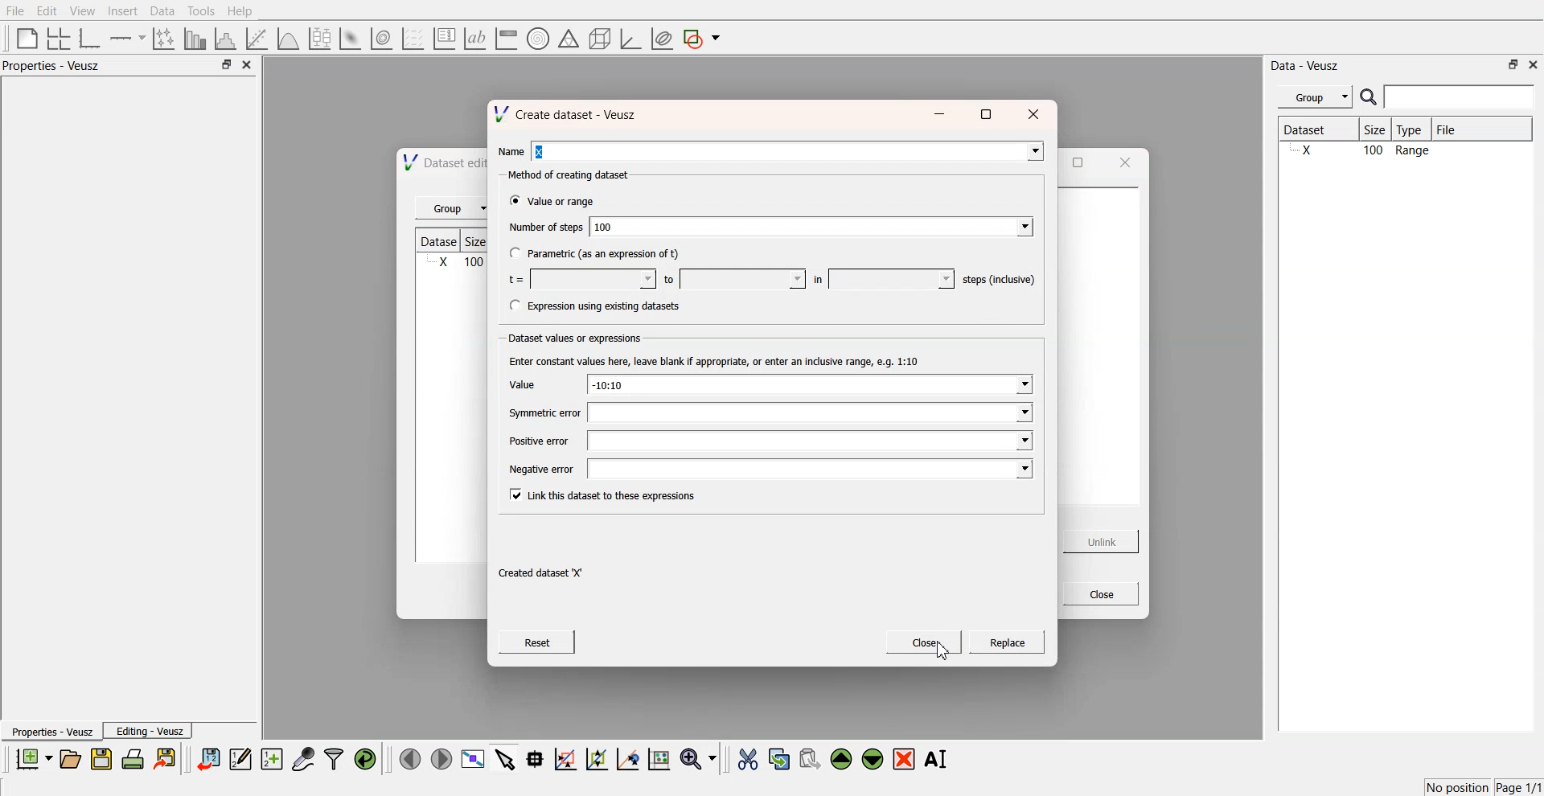 The width and height of the screenshot is (1544, 796). What do you see at coordinates (593, 279) in the screenshot?
I see `min t value field` at bounding box center [593, 279].